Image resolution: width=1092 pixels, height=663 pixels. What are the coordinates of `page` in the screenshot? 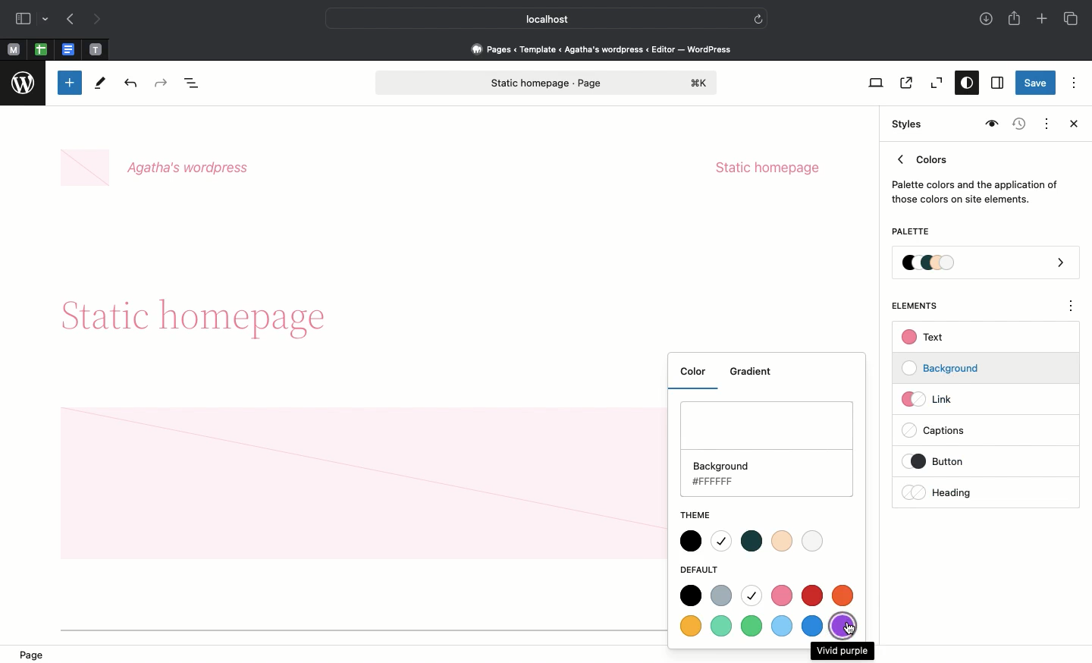 It's located at (39, 653).